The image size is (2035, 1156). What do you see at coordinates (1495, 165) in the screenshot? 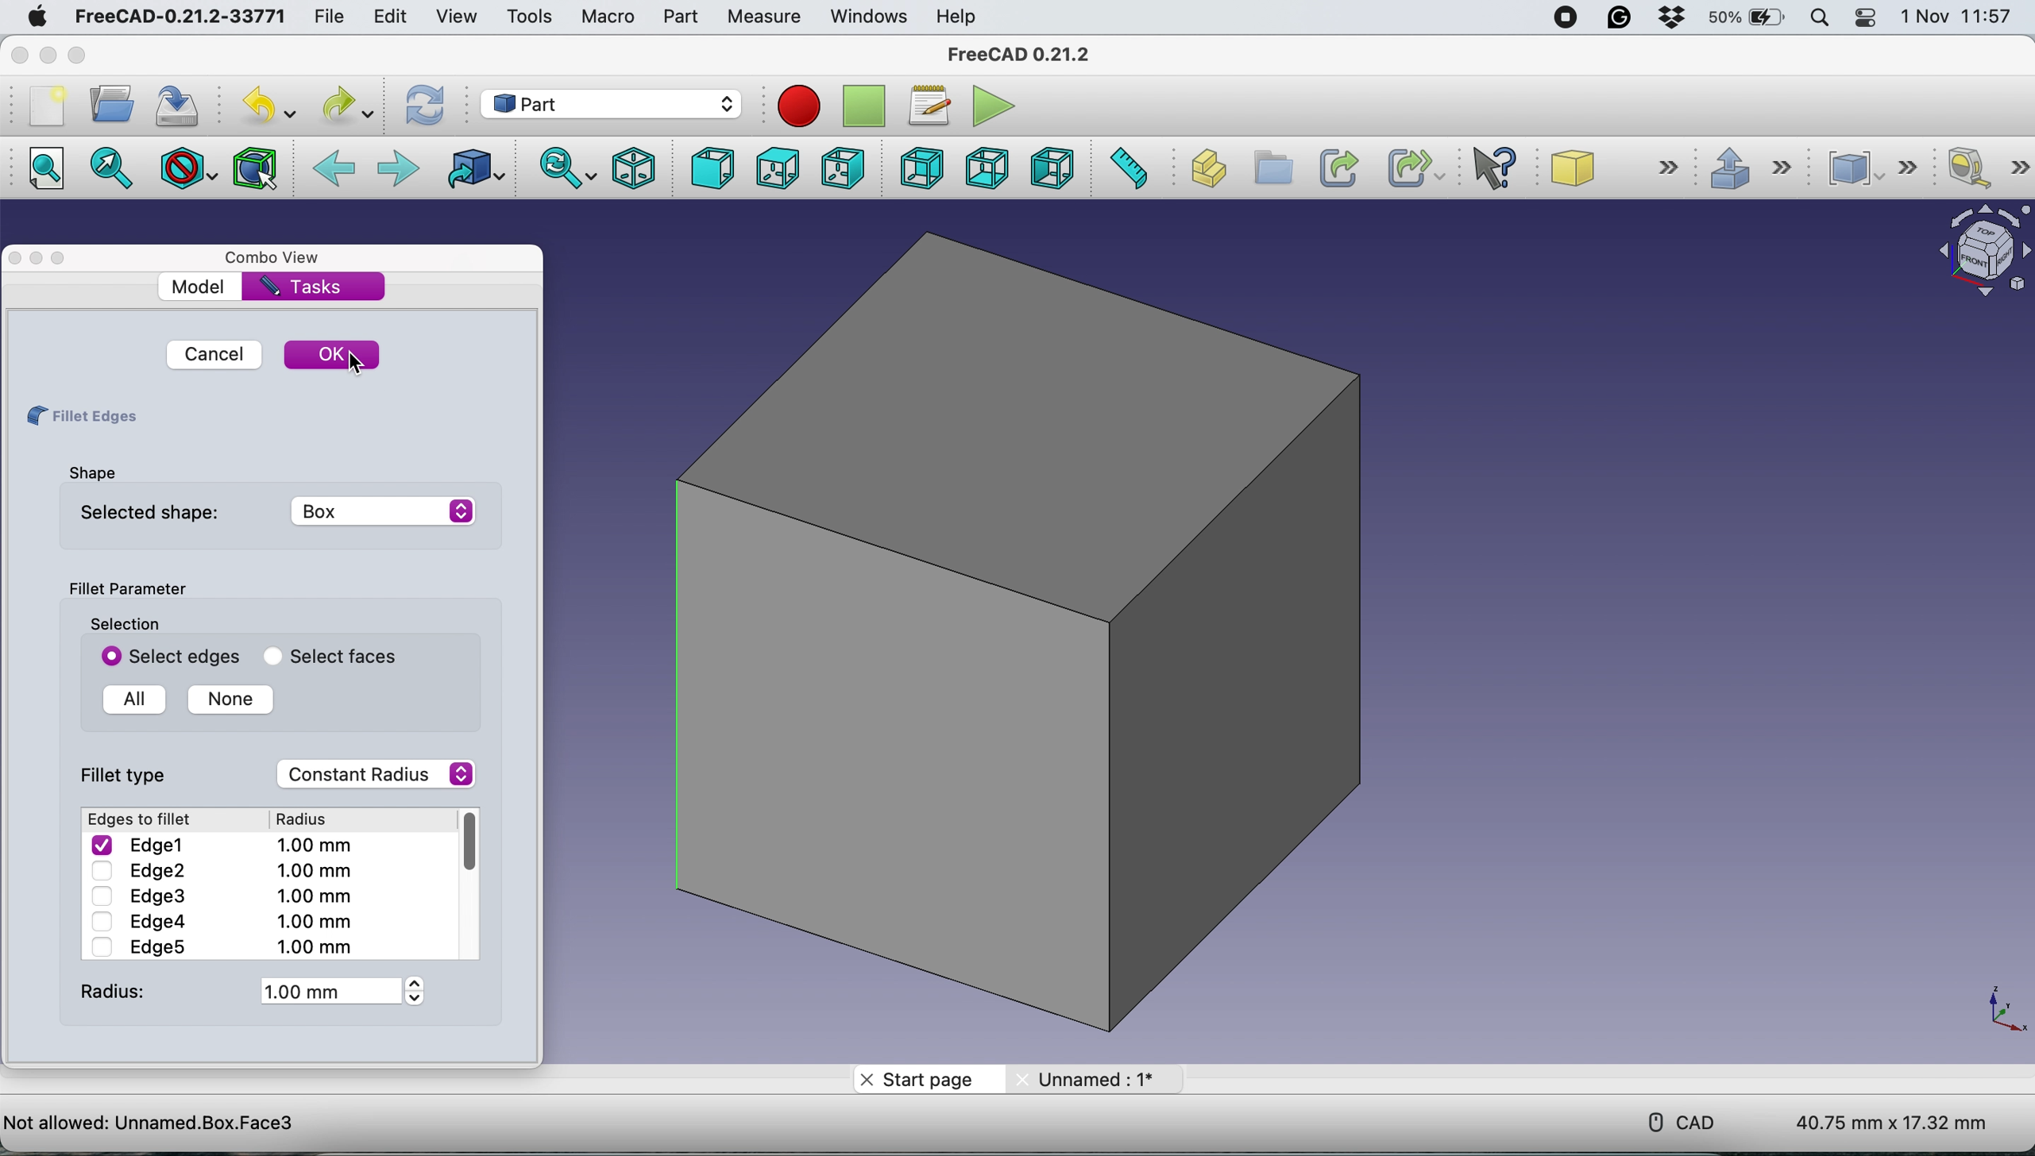
I see `what's this` at bounding box center [1495, 165].